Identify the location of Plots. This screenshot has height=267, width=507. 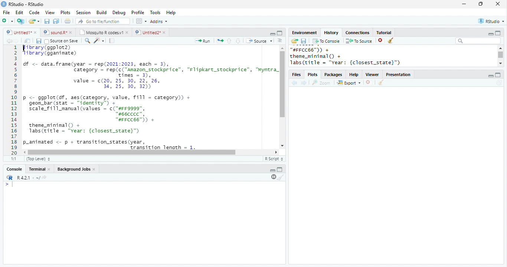
(313, 75).